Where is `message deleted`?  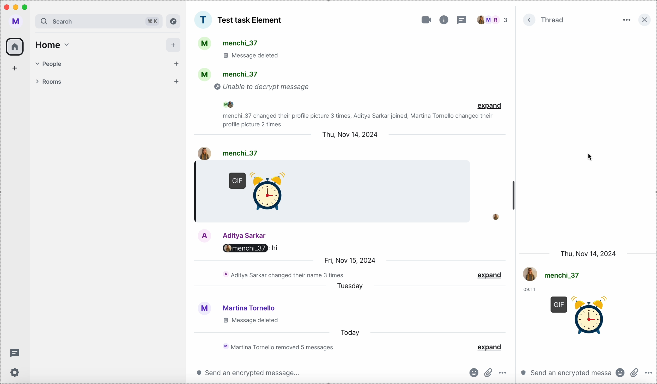 message deleted is located at coordinates (250, 321).